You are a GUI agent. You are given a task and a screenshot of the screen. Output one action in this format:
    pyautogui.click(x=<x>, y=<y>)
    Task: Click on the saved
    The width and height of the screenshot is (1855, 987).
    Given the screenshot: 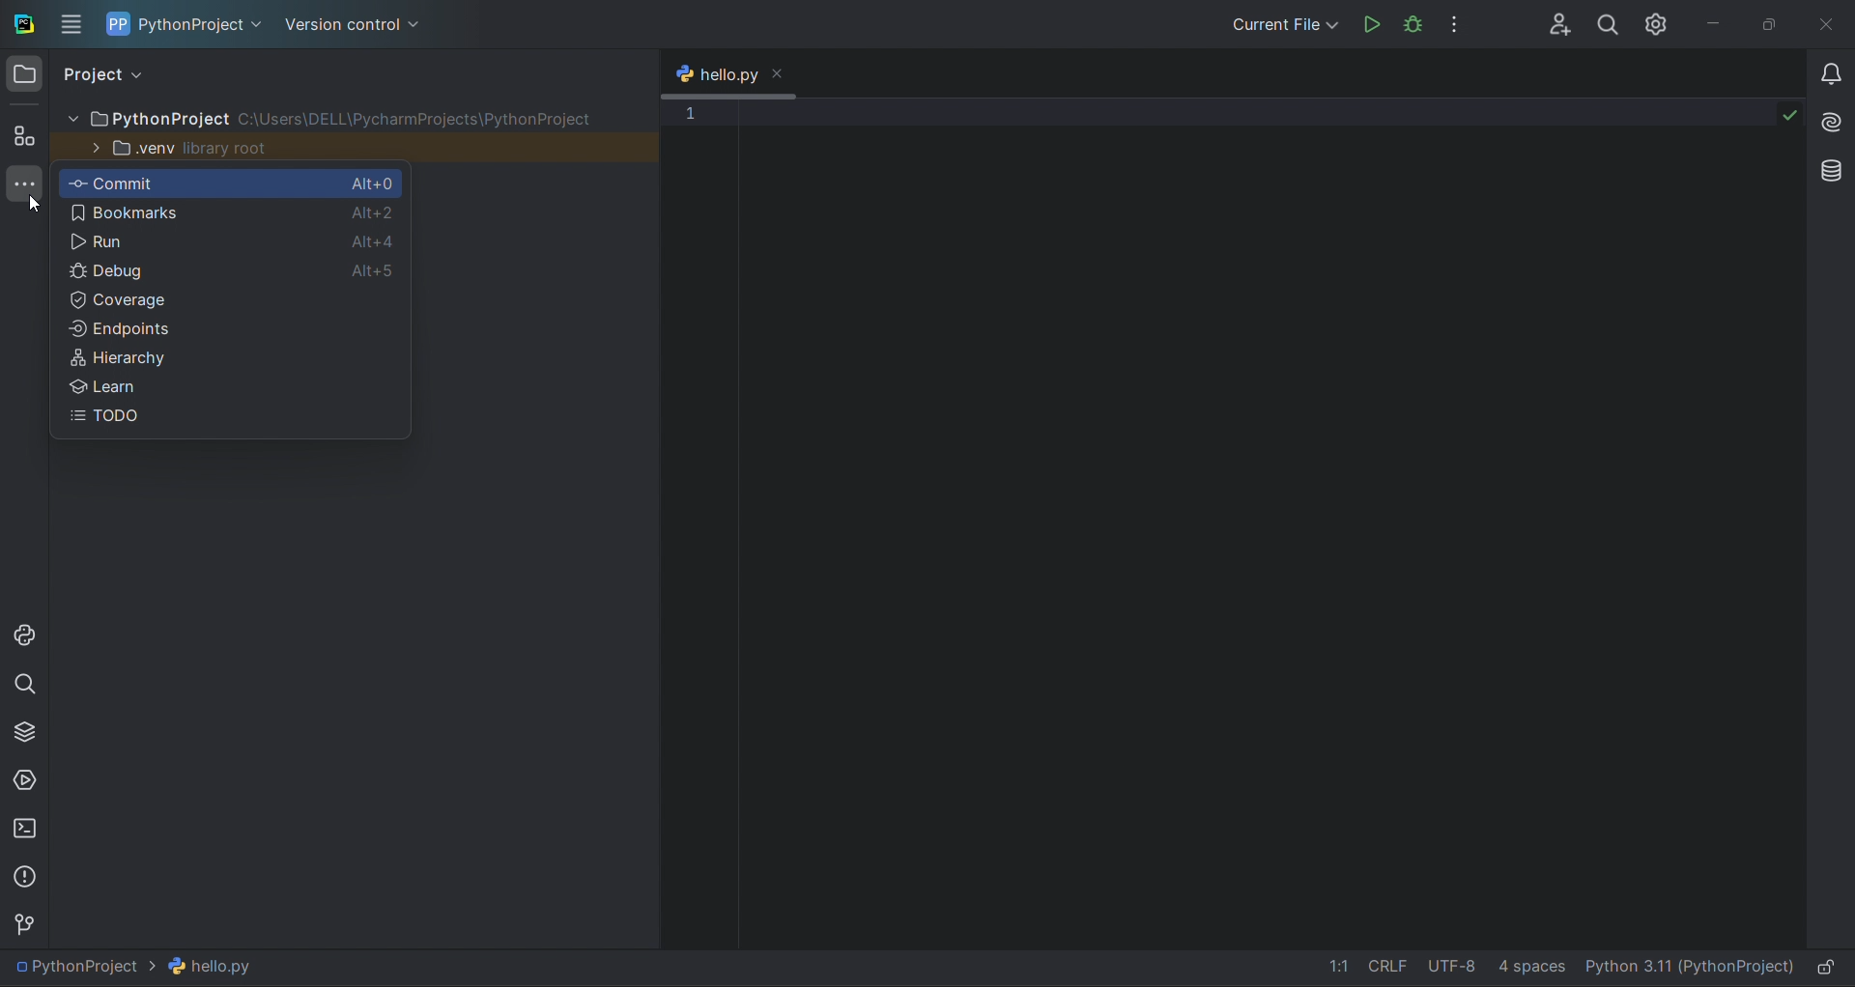 What is the action you would take?
    pyautogui.click(x=1790, y=113)
    